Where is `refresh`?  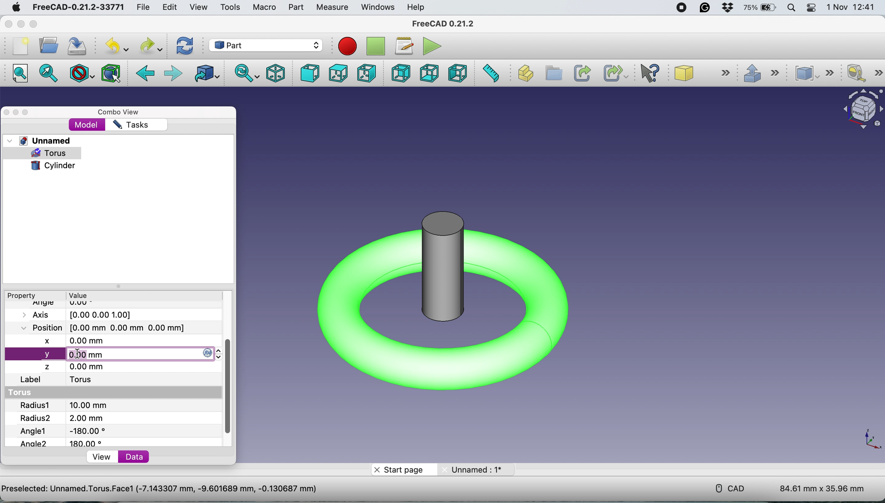
refresh is located at coordinates (187, 46).